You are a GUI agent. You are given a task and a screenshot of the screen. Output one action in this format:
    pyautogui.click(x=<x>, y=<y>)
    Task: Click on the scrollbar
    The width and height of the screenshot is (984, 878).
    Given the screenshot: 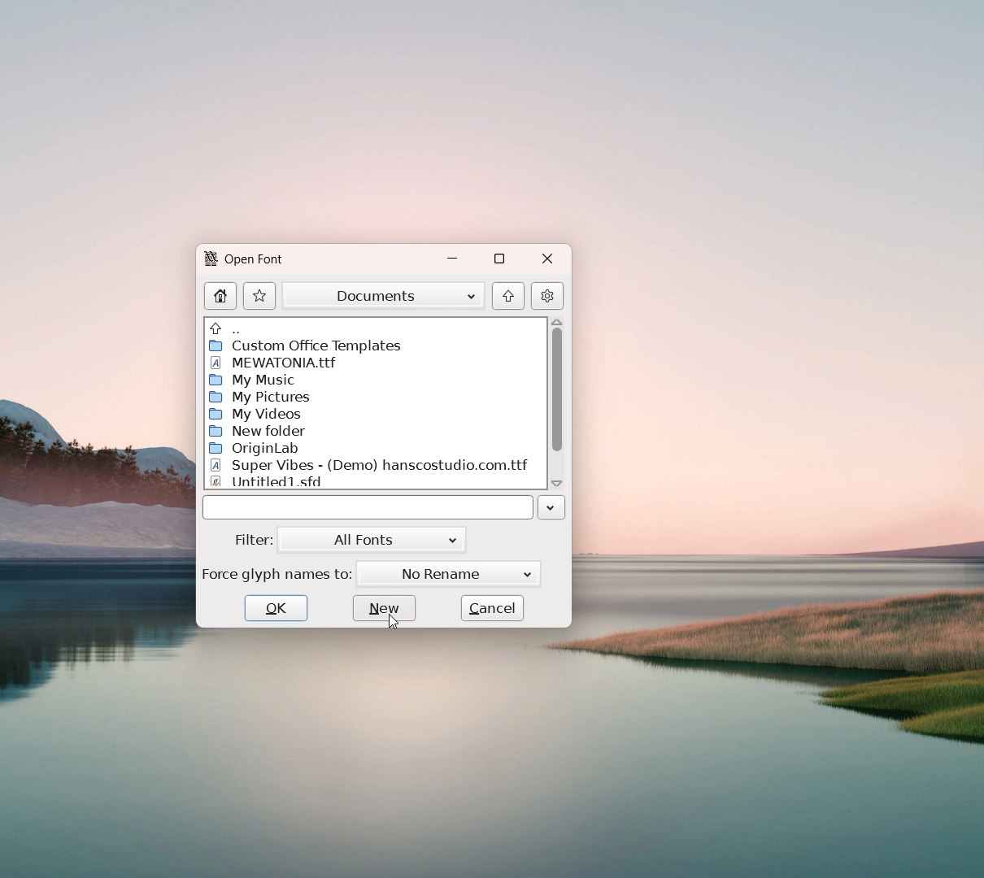 What is the action you would take?
    pyautogui.click(x=557, y=391)
    